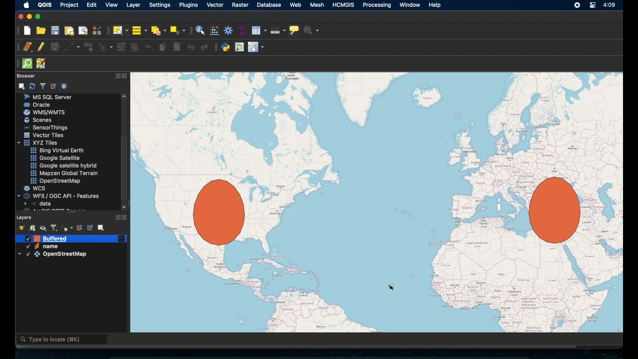  What do you see at coordinates (63, 166) in the screenshot?
I see `google satellite hybrid` at bounding box center [63, 166].